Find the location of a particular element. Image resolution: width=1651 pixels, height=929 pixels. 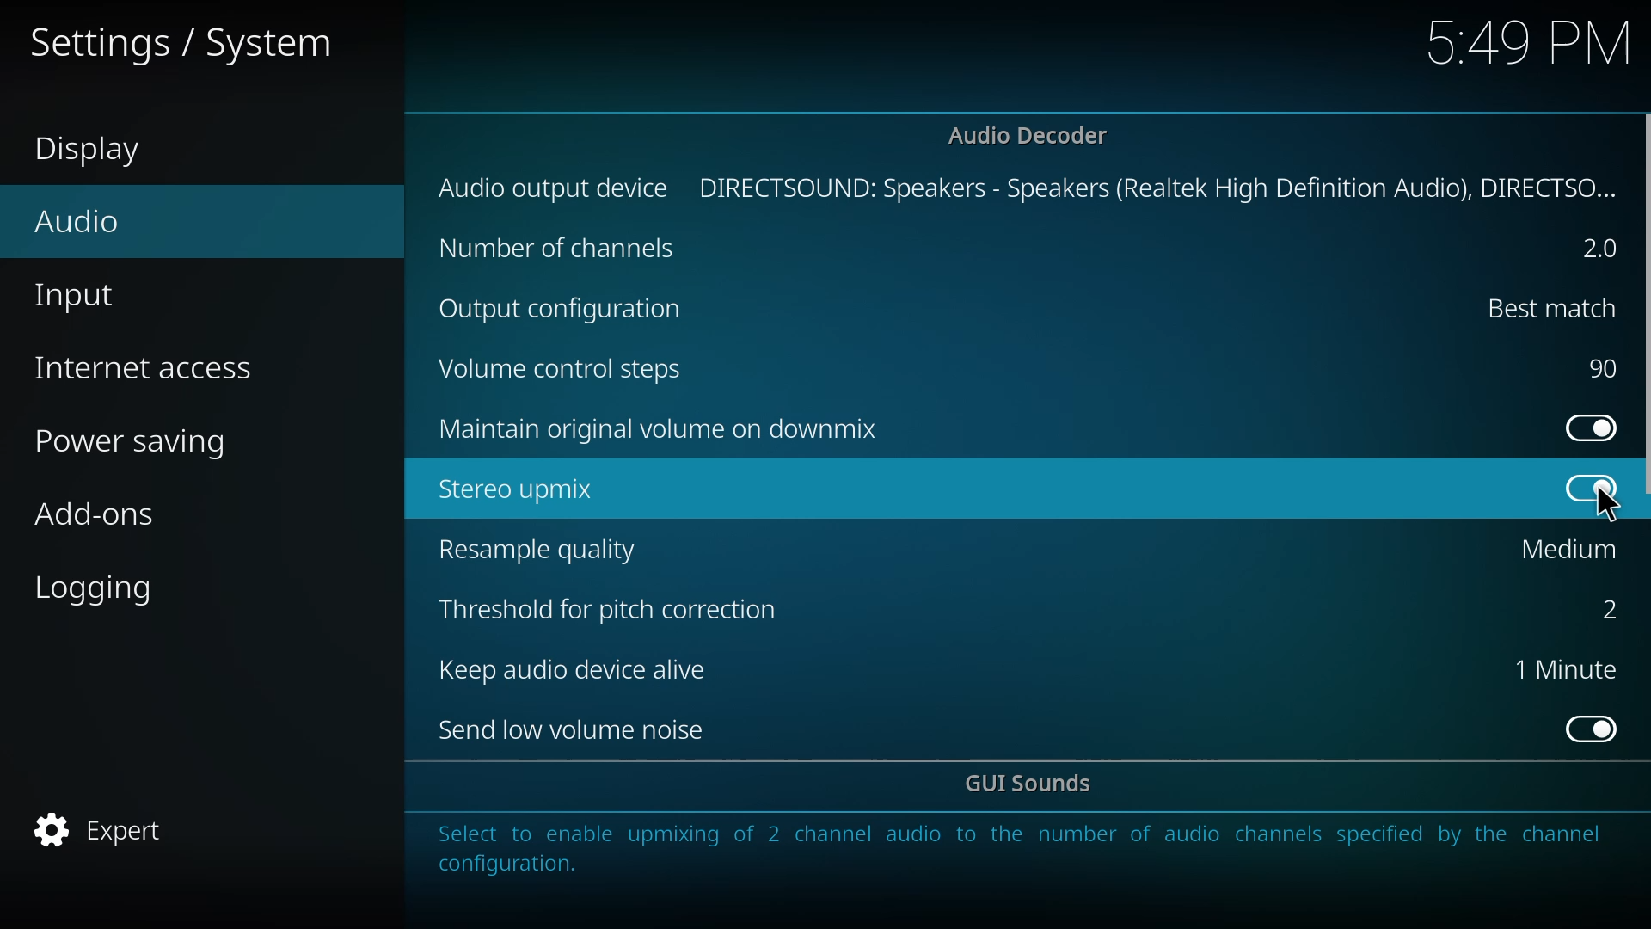

enabled is located at coordinates (1587, 487).